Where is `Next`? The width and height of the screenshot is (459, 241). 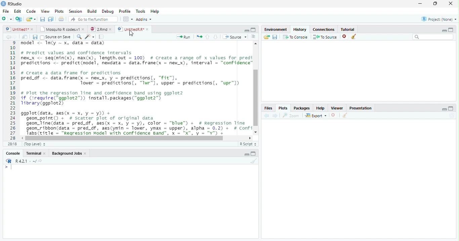 Next is located at coordinates (275, 116).